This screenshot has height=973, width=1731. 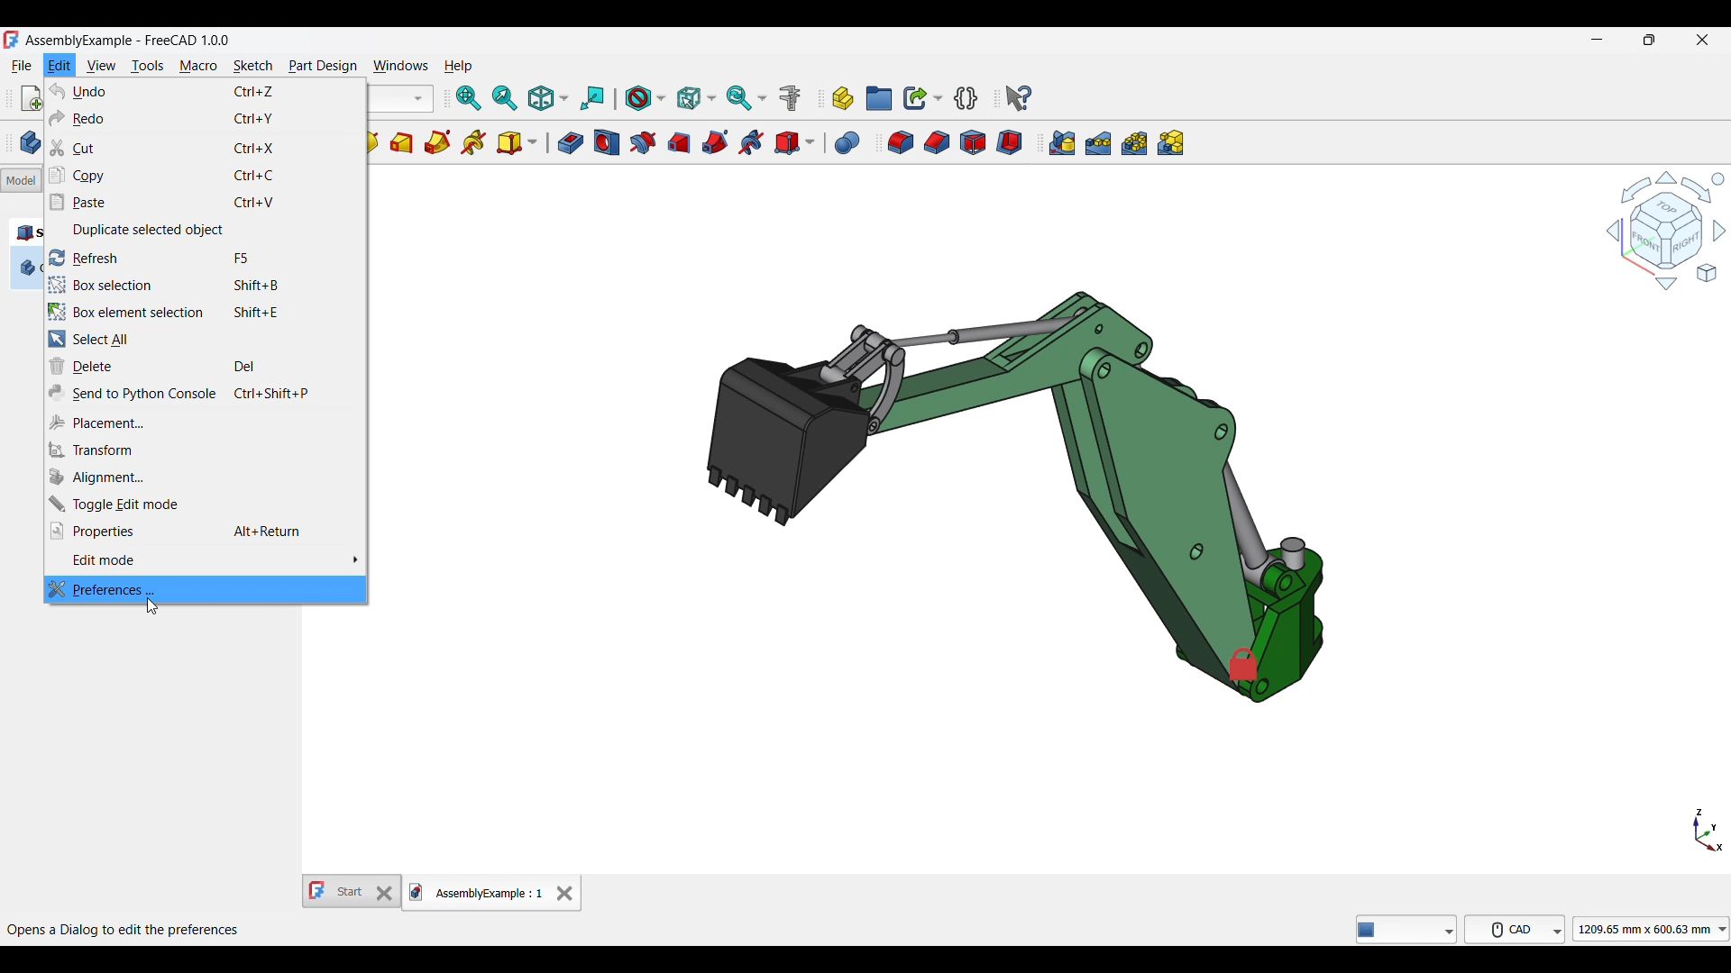 What do you see at coordinates (204, 560) in the screenshot?
I see `Edit mode options ` at bounding box center [204, 560].